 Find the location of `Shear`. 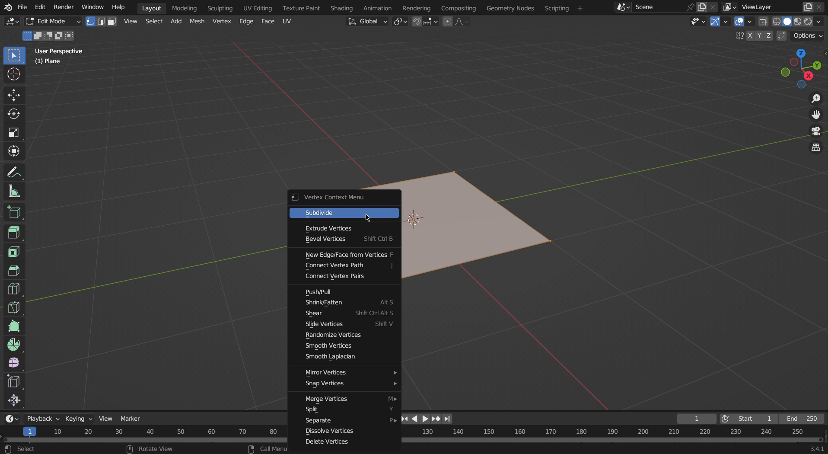

Shear is located at coordinates (350, 313).